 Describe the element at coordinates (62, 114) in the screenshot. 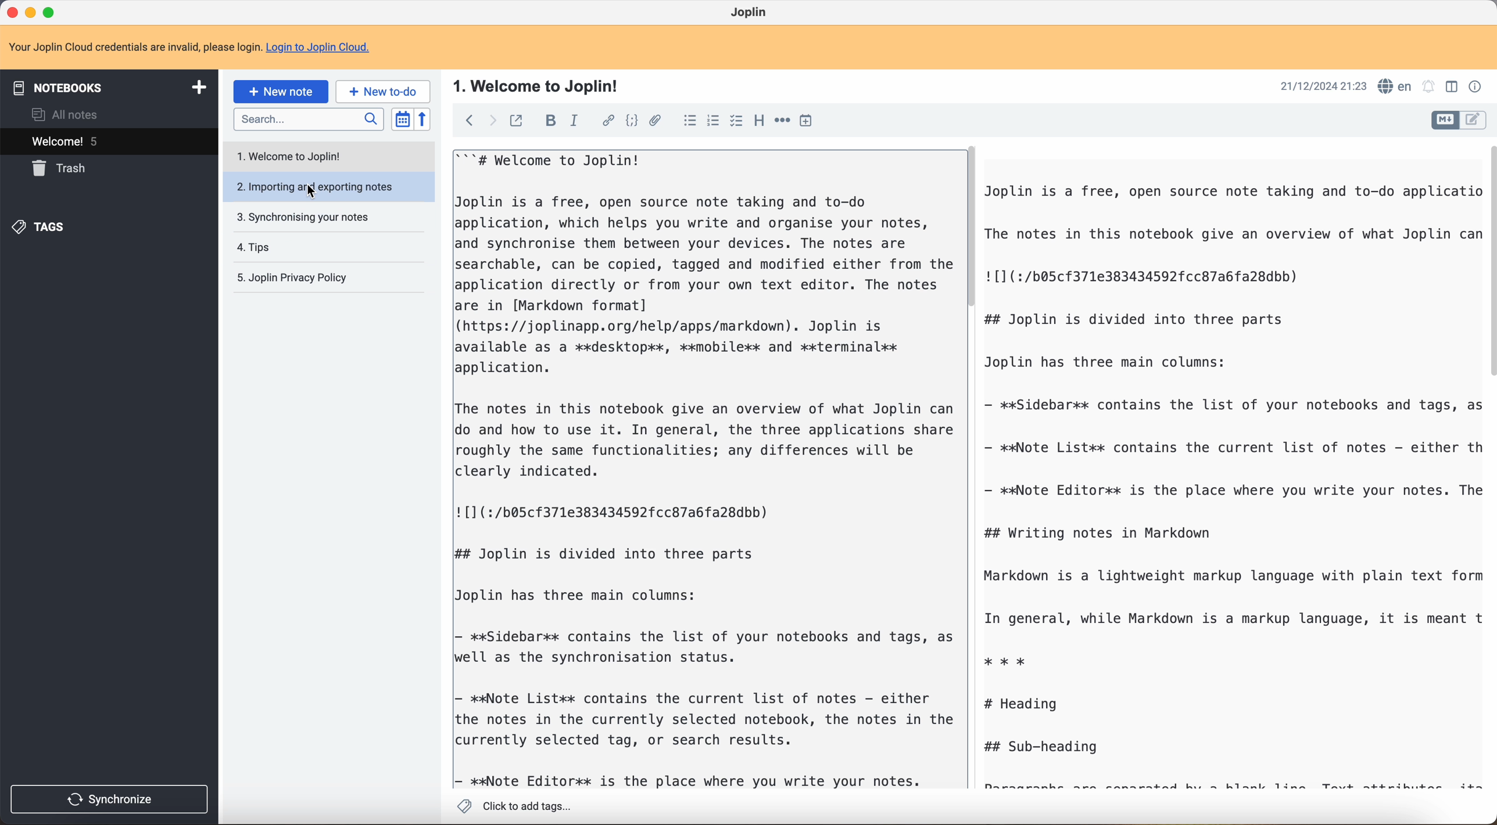

I see `all notes` at that location.